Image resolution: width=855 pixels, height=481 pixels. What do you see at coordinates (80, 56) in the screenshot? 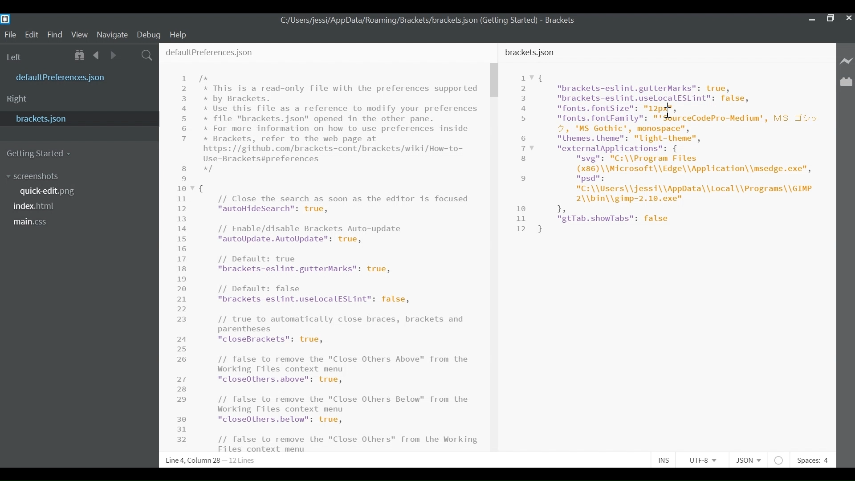
I see `Show in File` at bounding box center [80, 56].